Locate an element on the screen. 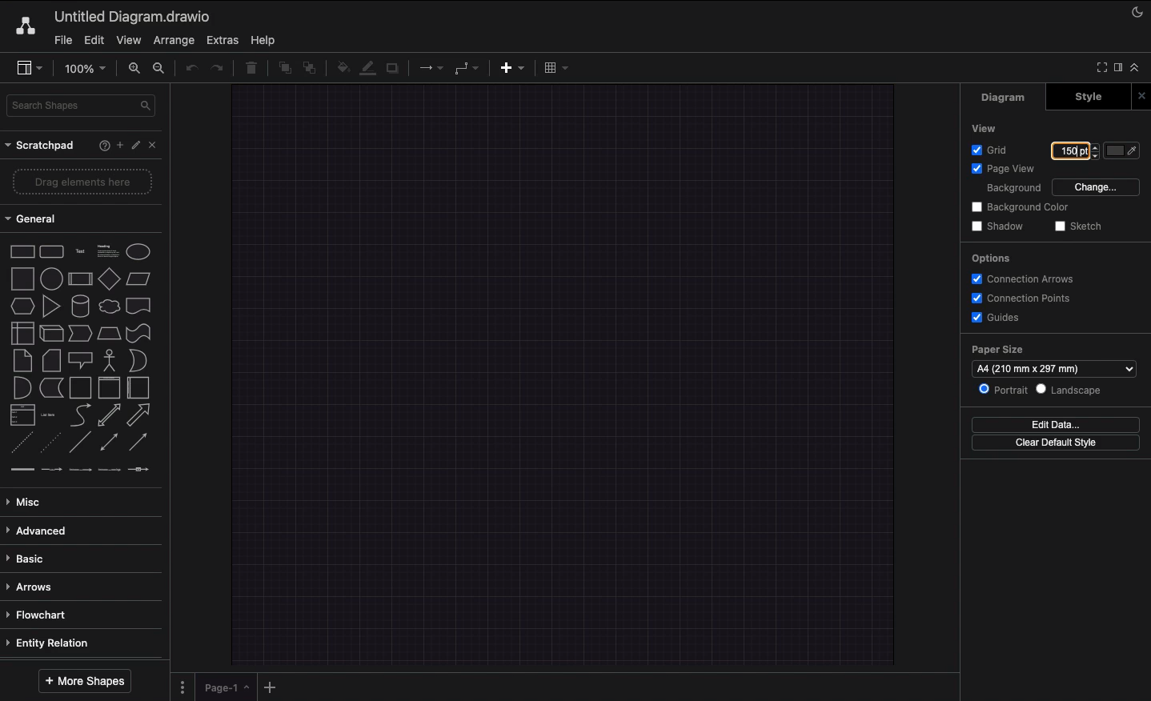 This screenshot has height=701, width=1151. Sketch is located at coordinates (1082, 226).